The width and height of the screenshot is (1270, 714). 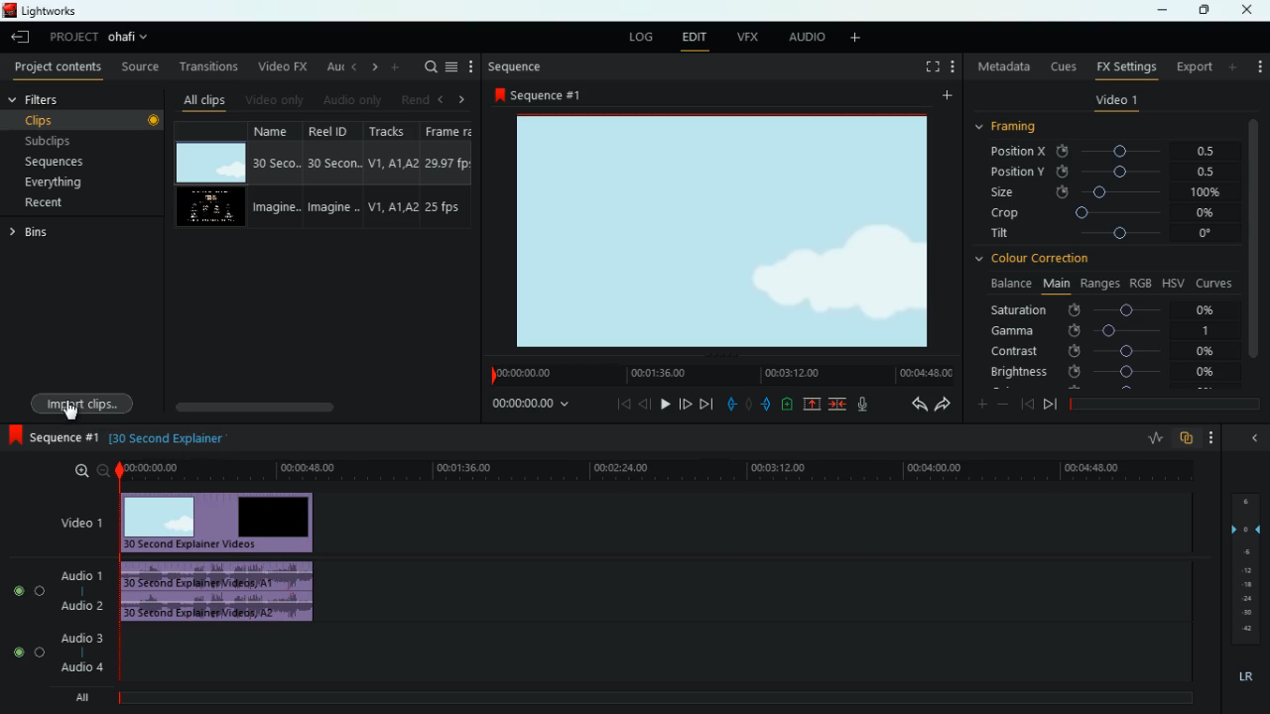 What do you see at coordinates (349, 99) in the screenshot?
I see `audio` at bounding box center [349, 99].